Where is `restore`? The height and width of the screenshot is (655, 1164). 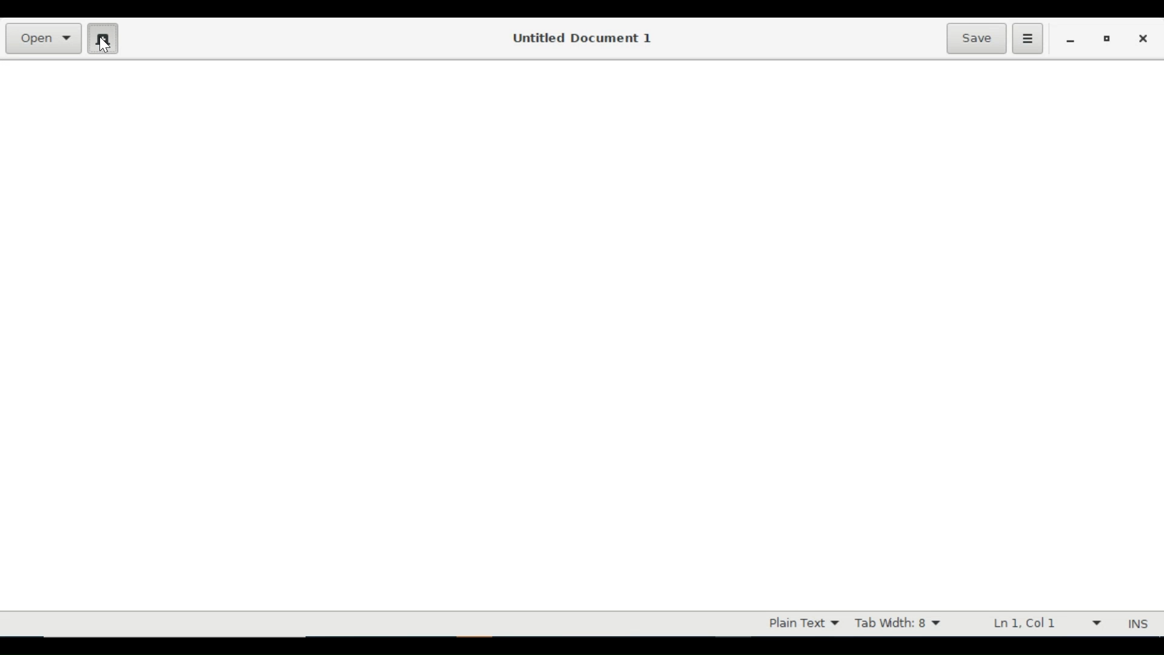 restore is located at coordinates (1108, 39).